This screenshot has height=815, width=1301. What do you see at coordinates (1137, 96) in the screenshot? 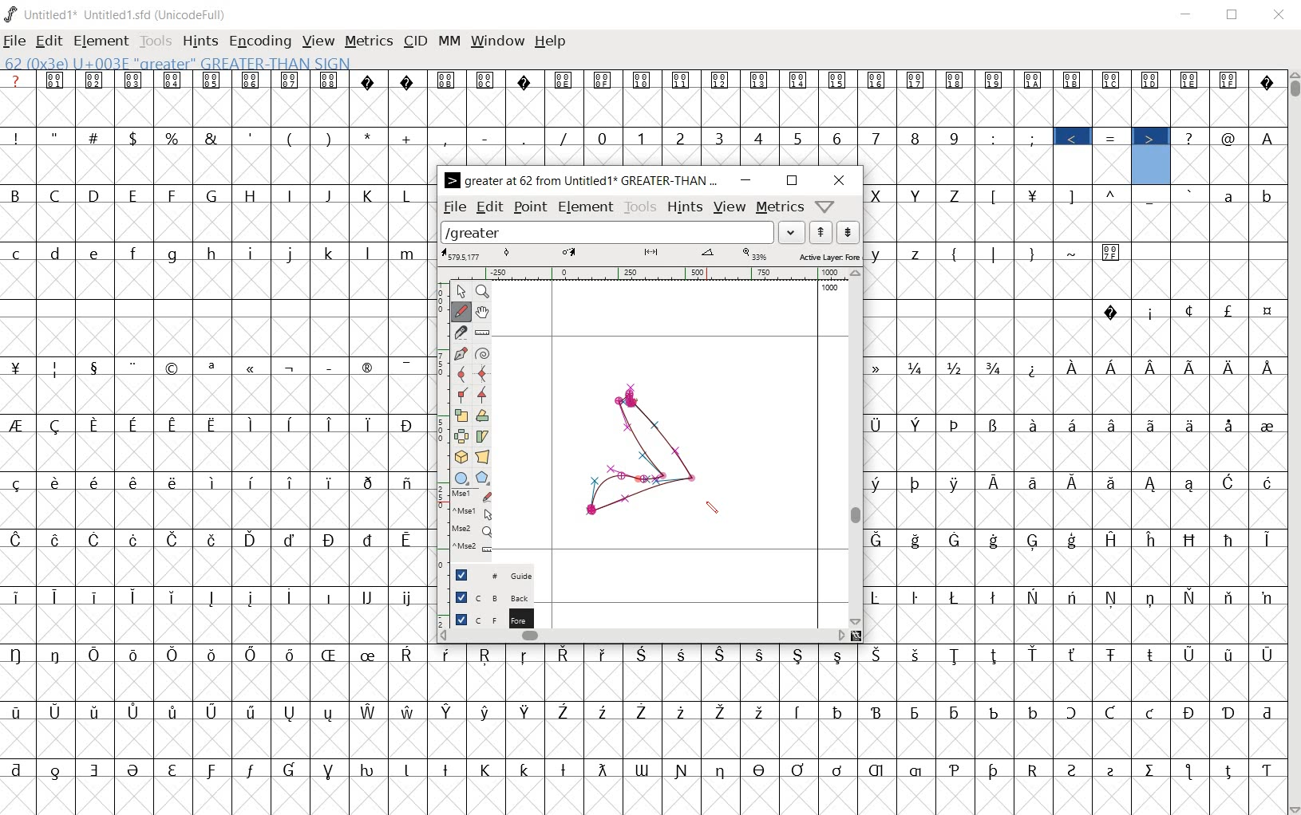
I see `glyps` at bounding box center [1137, 96].